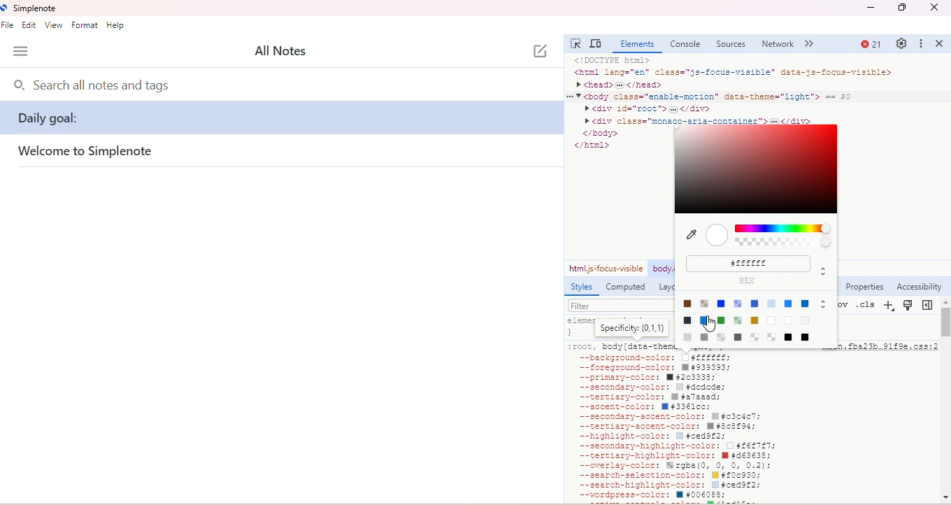 The image size is (951, 505). I want to click on secondary-color, so click(648, 387).